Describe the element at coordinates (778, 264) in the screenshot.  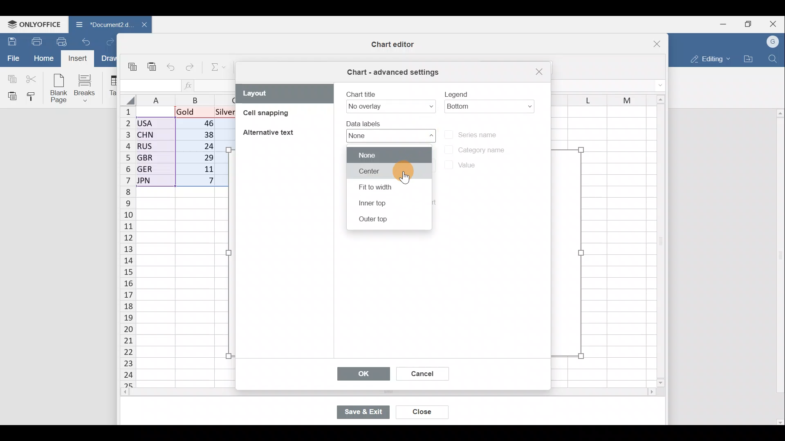
I see `Scroll bar` at that location.